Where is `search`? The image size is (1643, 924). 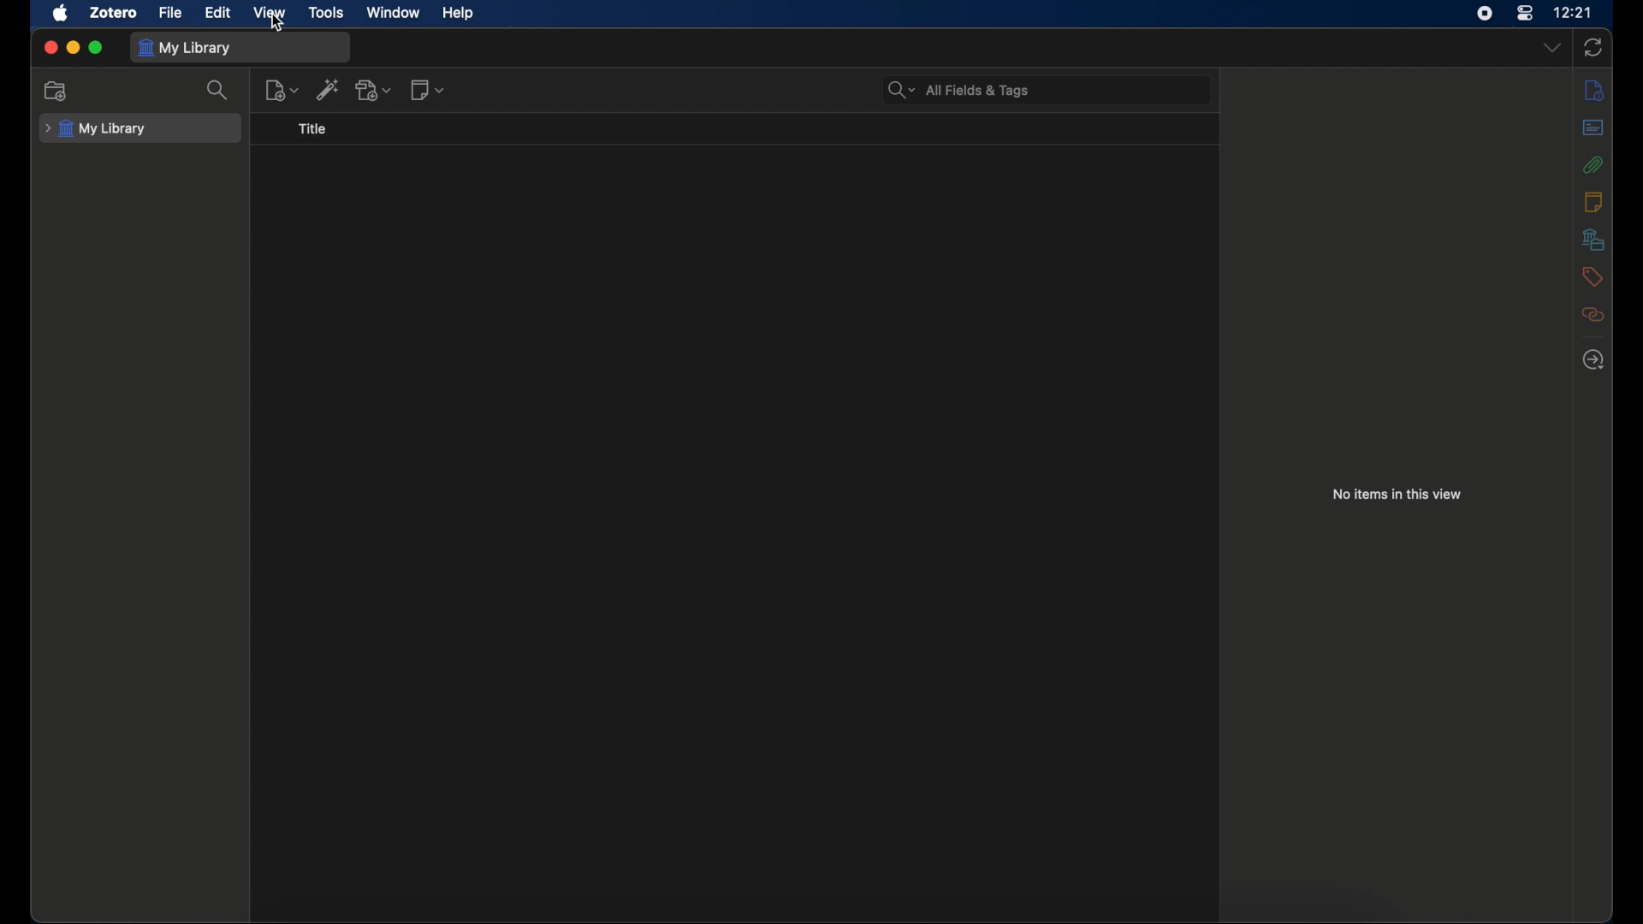
search is located at coordinates (217, 91).